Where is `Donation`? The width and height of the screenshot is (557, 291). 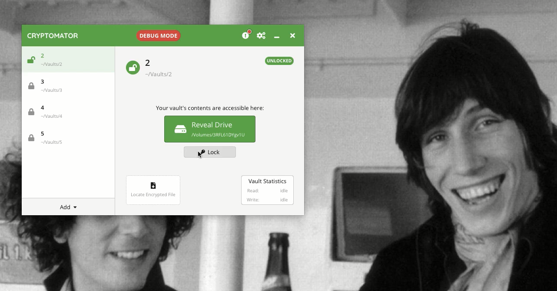 Donation is located at coordinates (247, 35).